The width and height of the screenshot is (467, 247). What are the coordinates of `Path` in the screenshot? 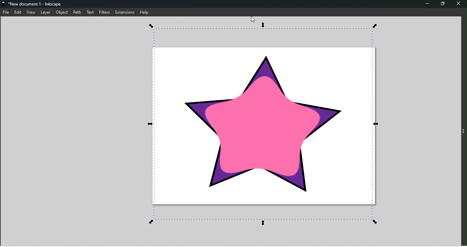 It's located at (79, 12).